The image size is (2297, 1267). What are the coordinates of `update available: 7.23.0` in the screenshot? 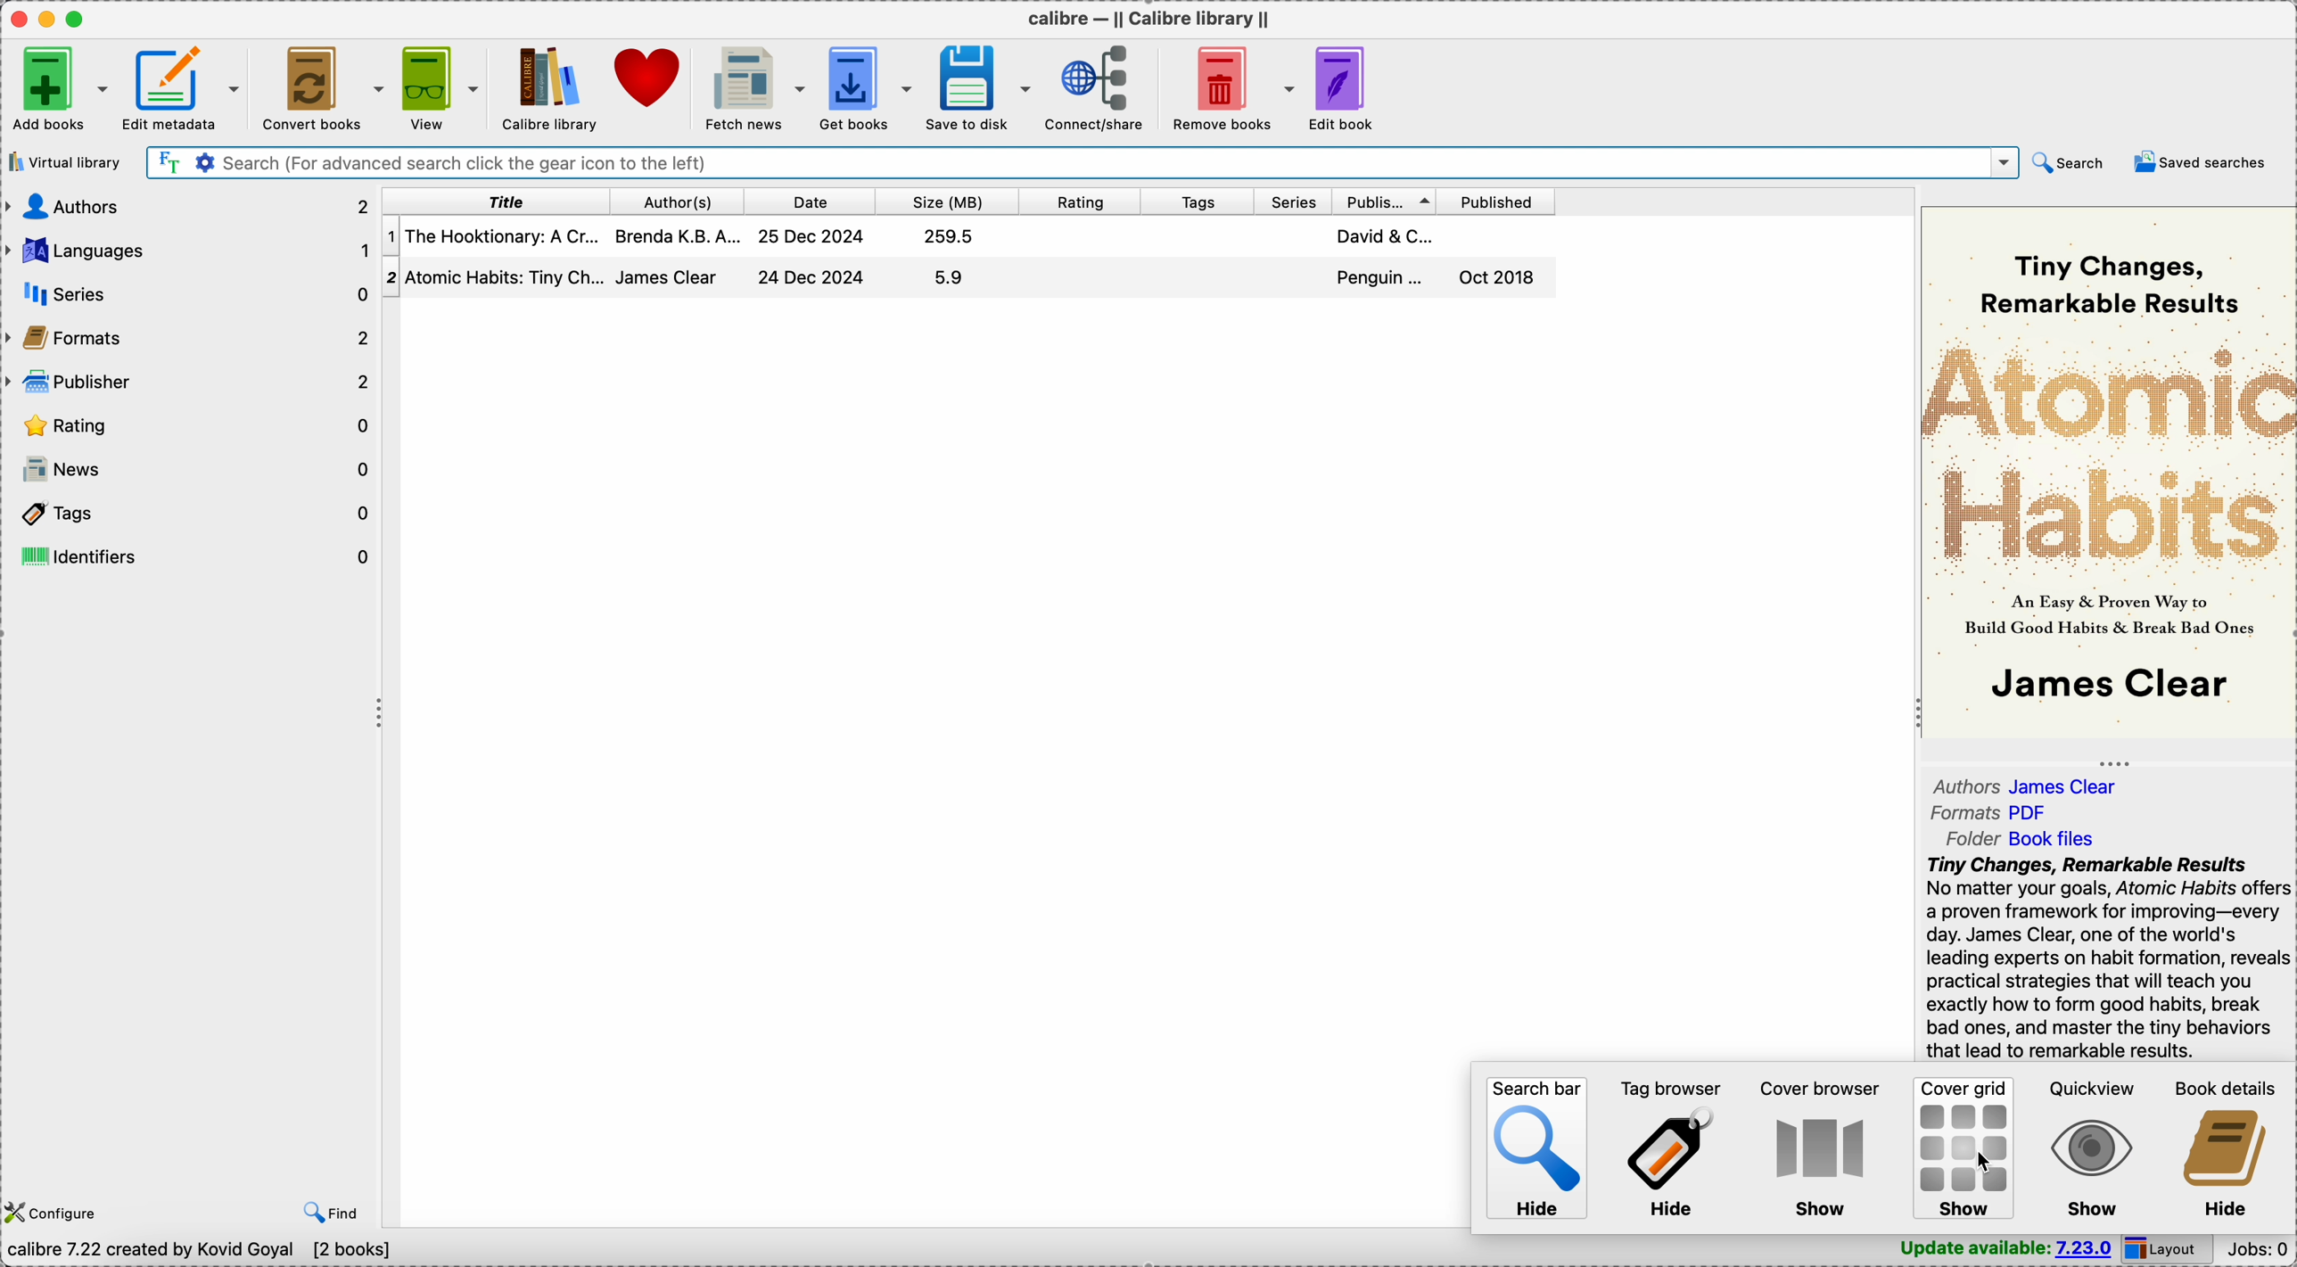 It's located at (2003, 1250).